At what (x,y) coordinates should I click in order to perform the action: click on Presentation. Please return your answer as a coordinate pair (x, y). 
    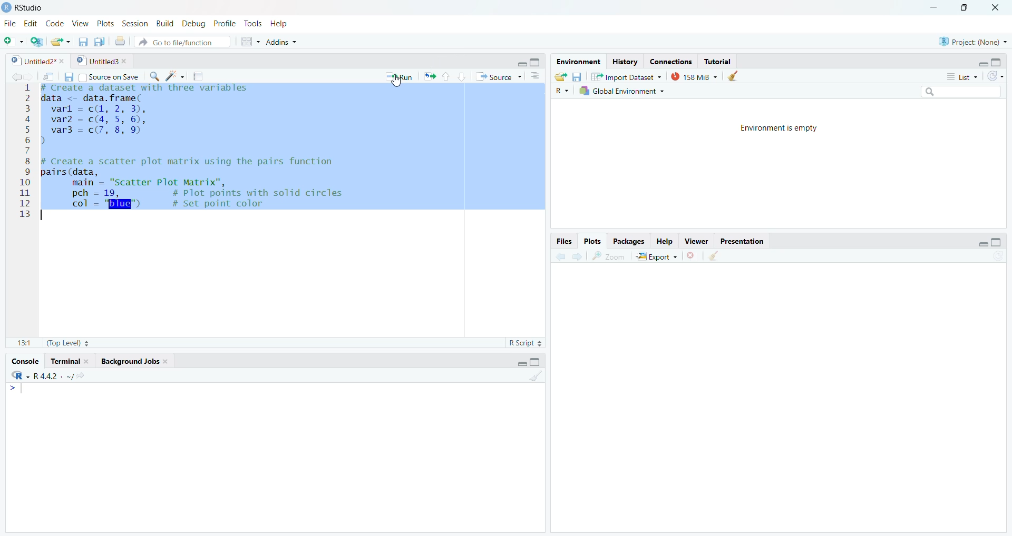
    Looking at the image, I should click on (743, 241).